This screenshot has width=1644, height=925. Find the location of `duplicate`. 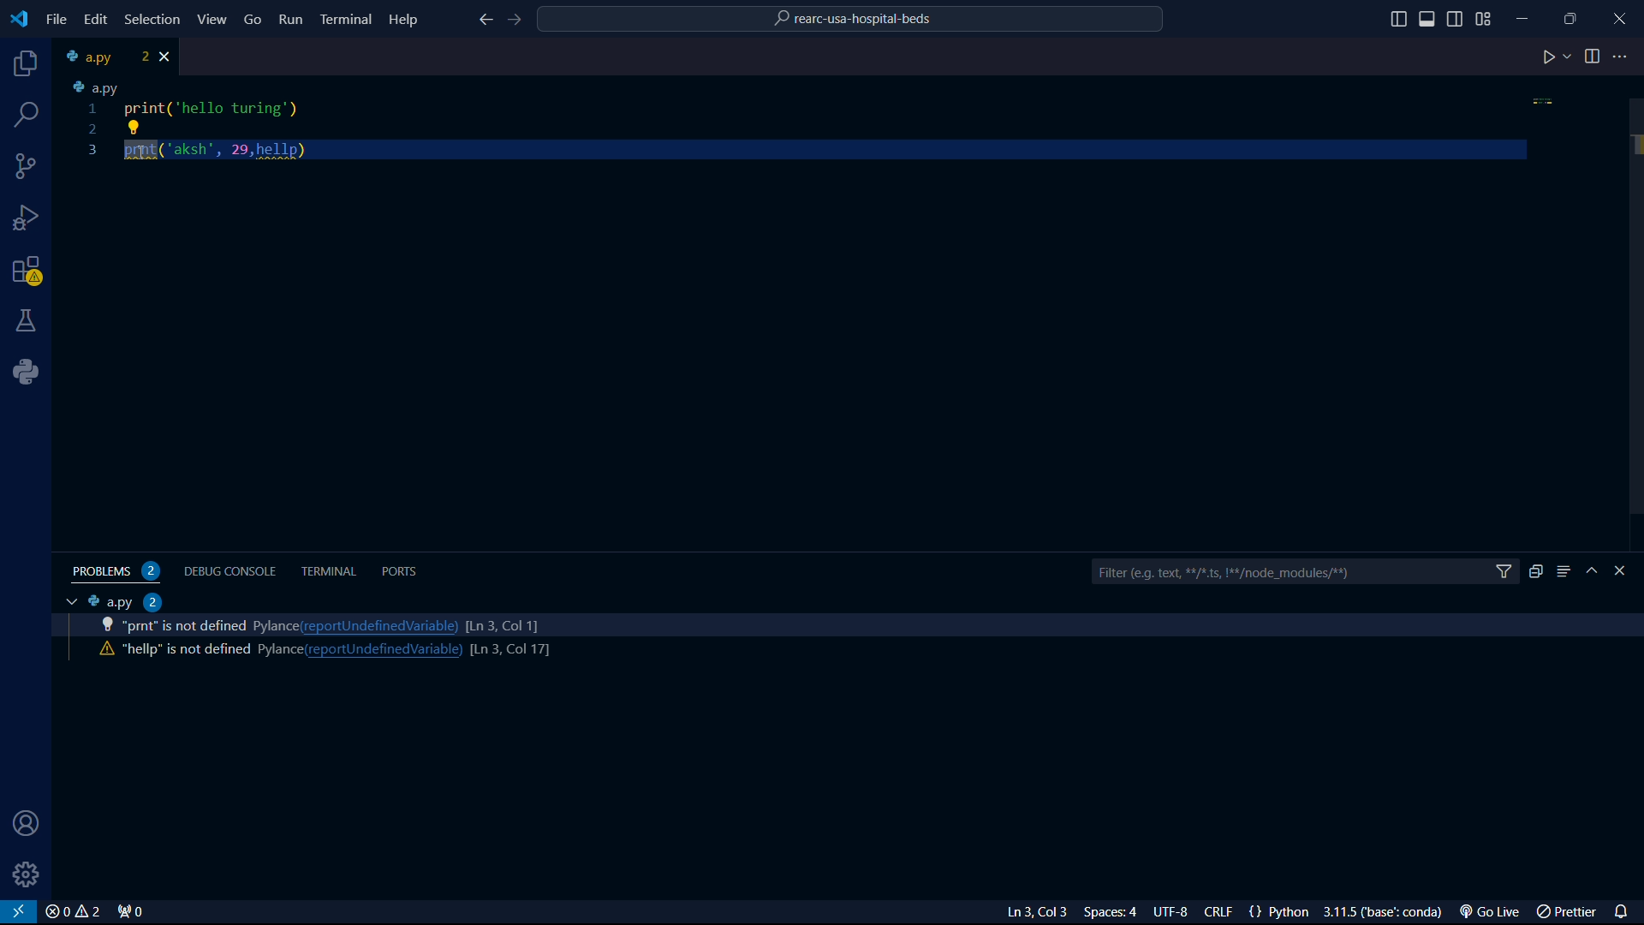

duplicate is located at coordinates (1535, 571).